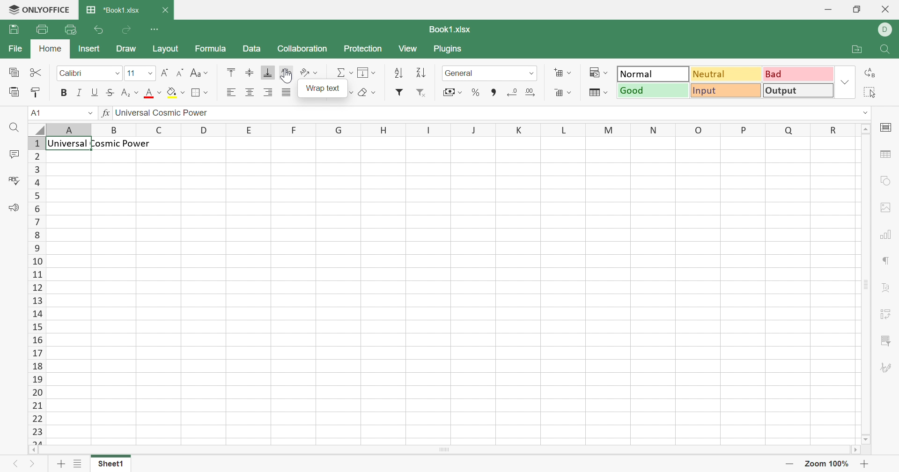 The image size is (899, 472). What do you see at coordinates (165, 11) in the screenshot?
I see `Close` at bounding box center [165, 11].